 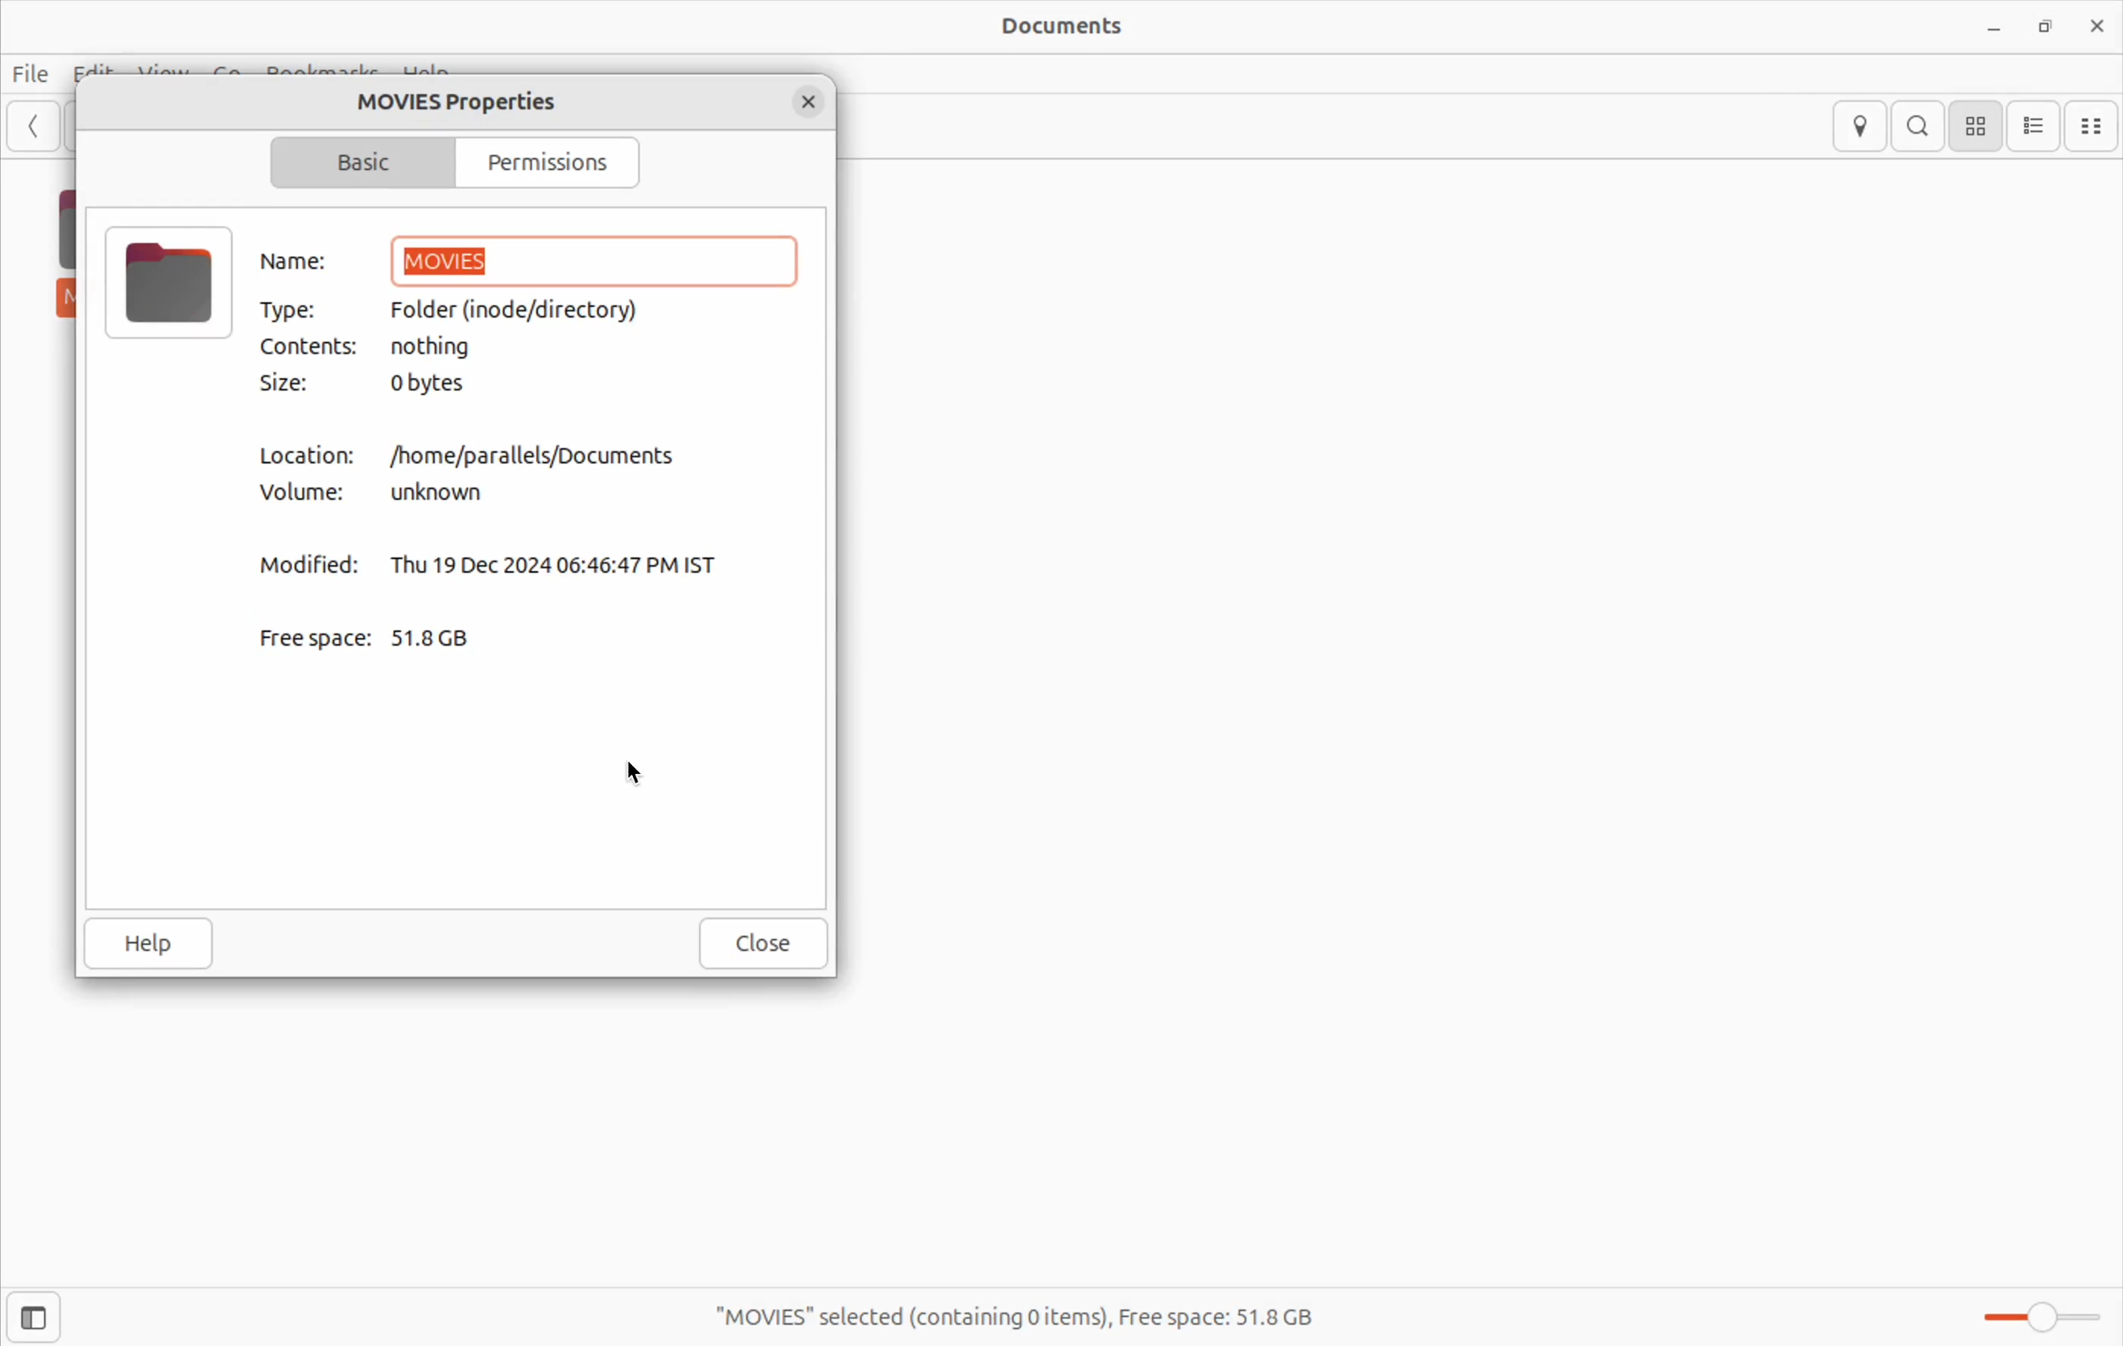 What do you see at coordinates (1861, 126) in the screenshot?
I see `location` at bounding box center [1861, 126].